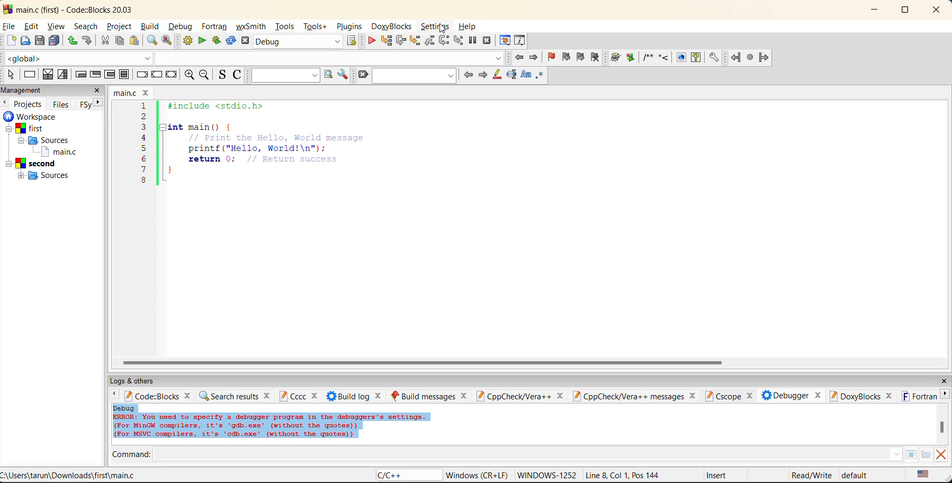 The width and height of the screenshot is (952, 483). Describe the element at coordinates (215, 27) in the screenshot. I see `fortran` at that location.